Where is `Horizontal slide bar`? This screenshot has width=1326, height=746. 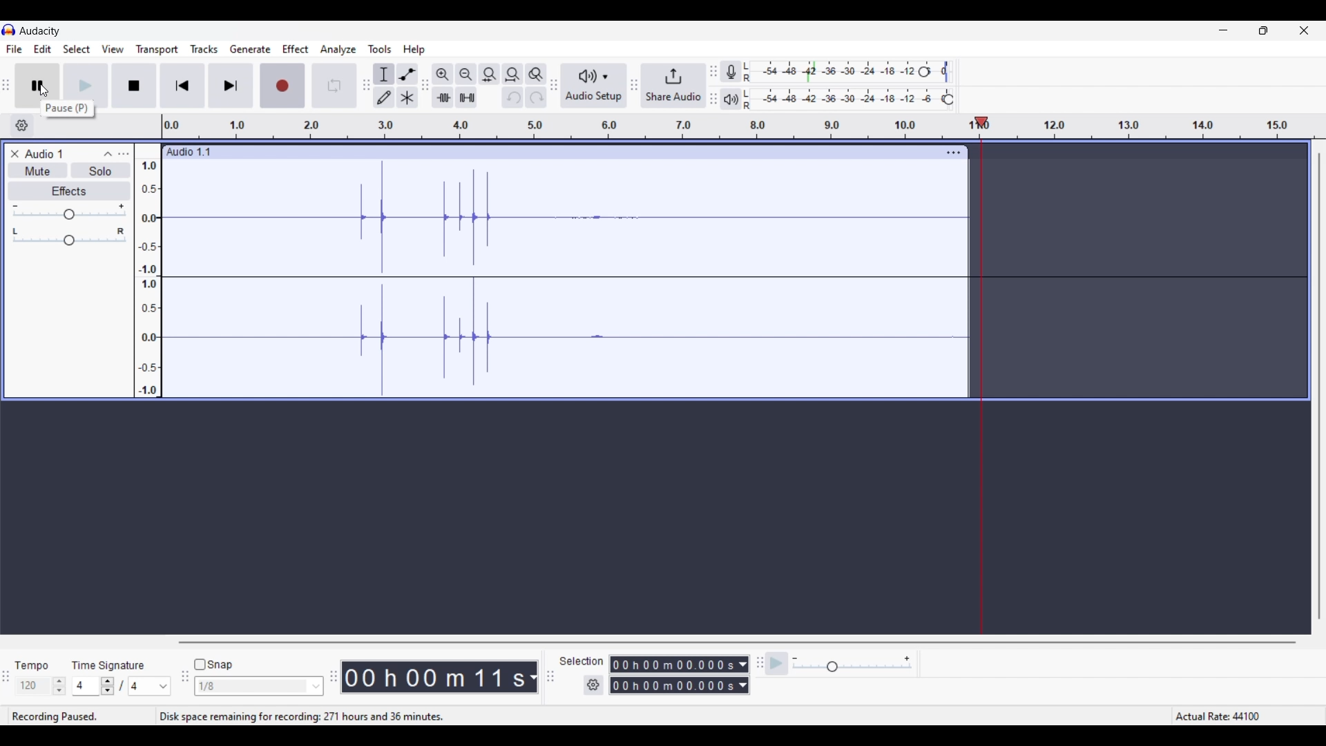 Horizontal slide bar is located at coordinates (736, 643).